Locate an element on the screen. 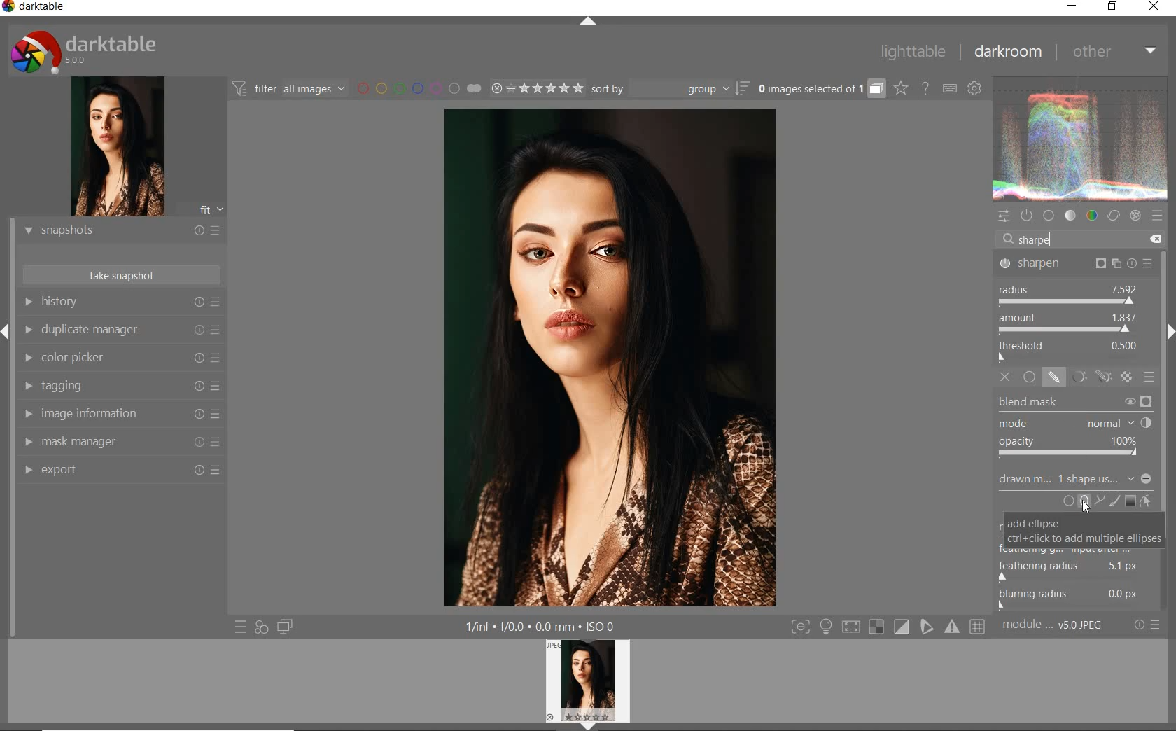  CLOSE is located at coordinates (1156, 7).